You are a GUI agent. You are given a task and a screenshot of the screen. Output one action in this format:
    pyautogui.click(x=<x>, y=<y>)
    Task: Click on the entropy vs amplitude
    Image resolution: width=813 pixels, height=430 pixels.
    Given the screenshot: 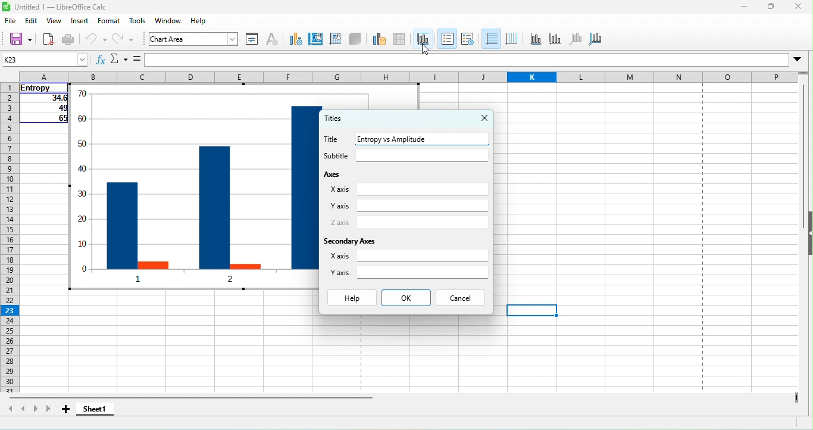 What is the action you would take?
    pyautogui.click(x=424, y=140)
    